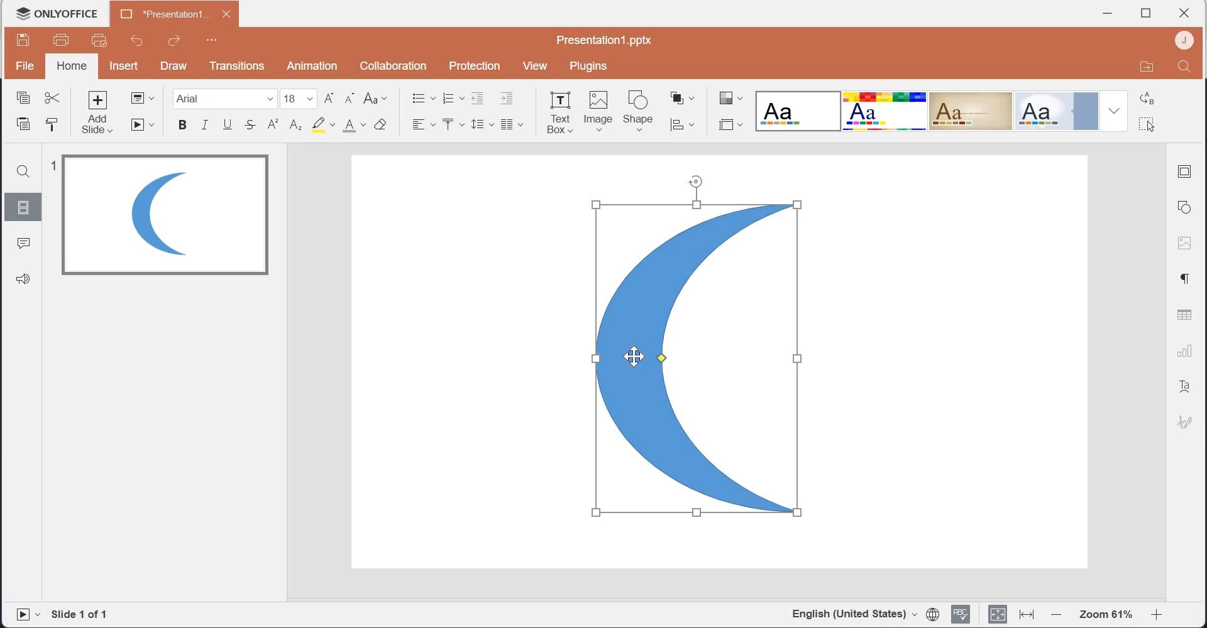 The height and width of the screenshot is (628, 1207). I want to click on Search, so click(25, 171).